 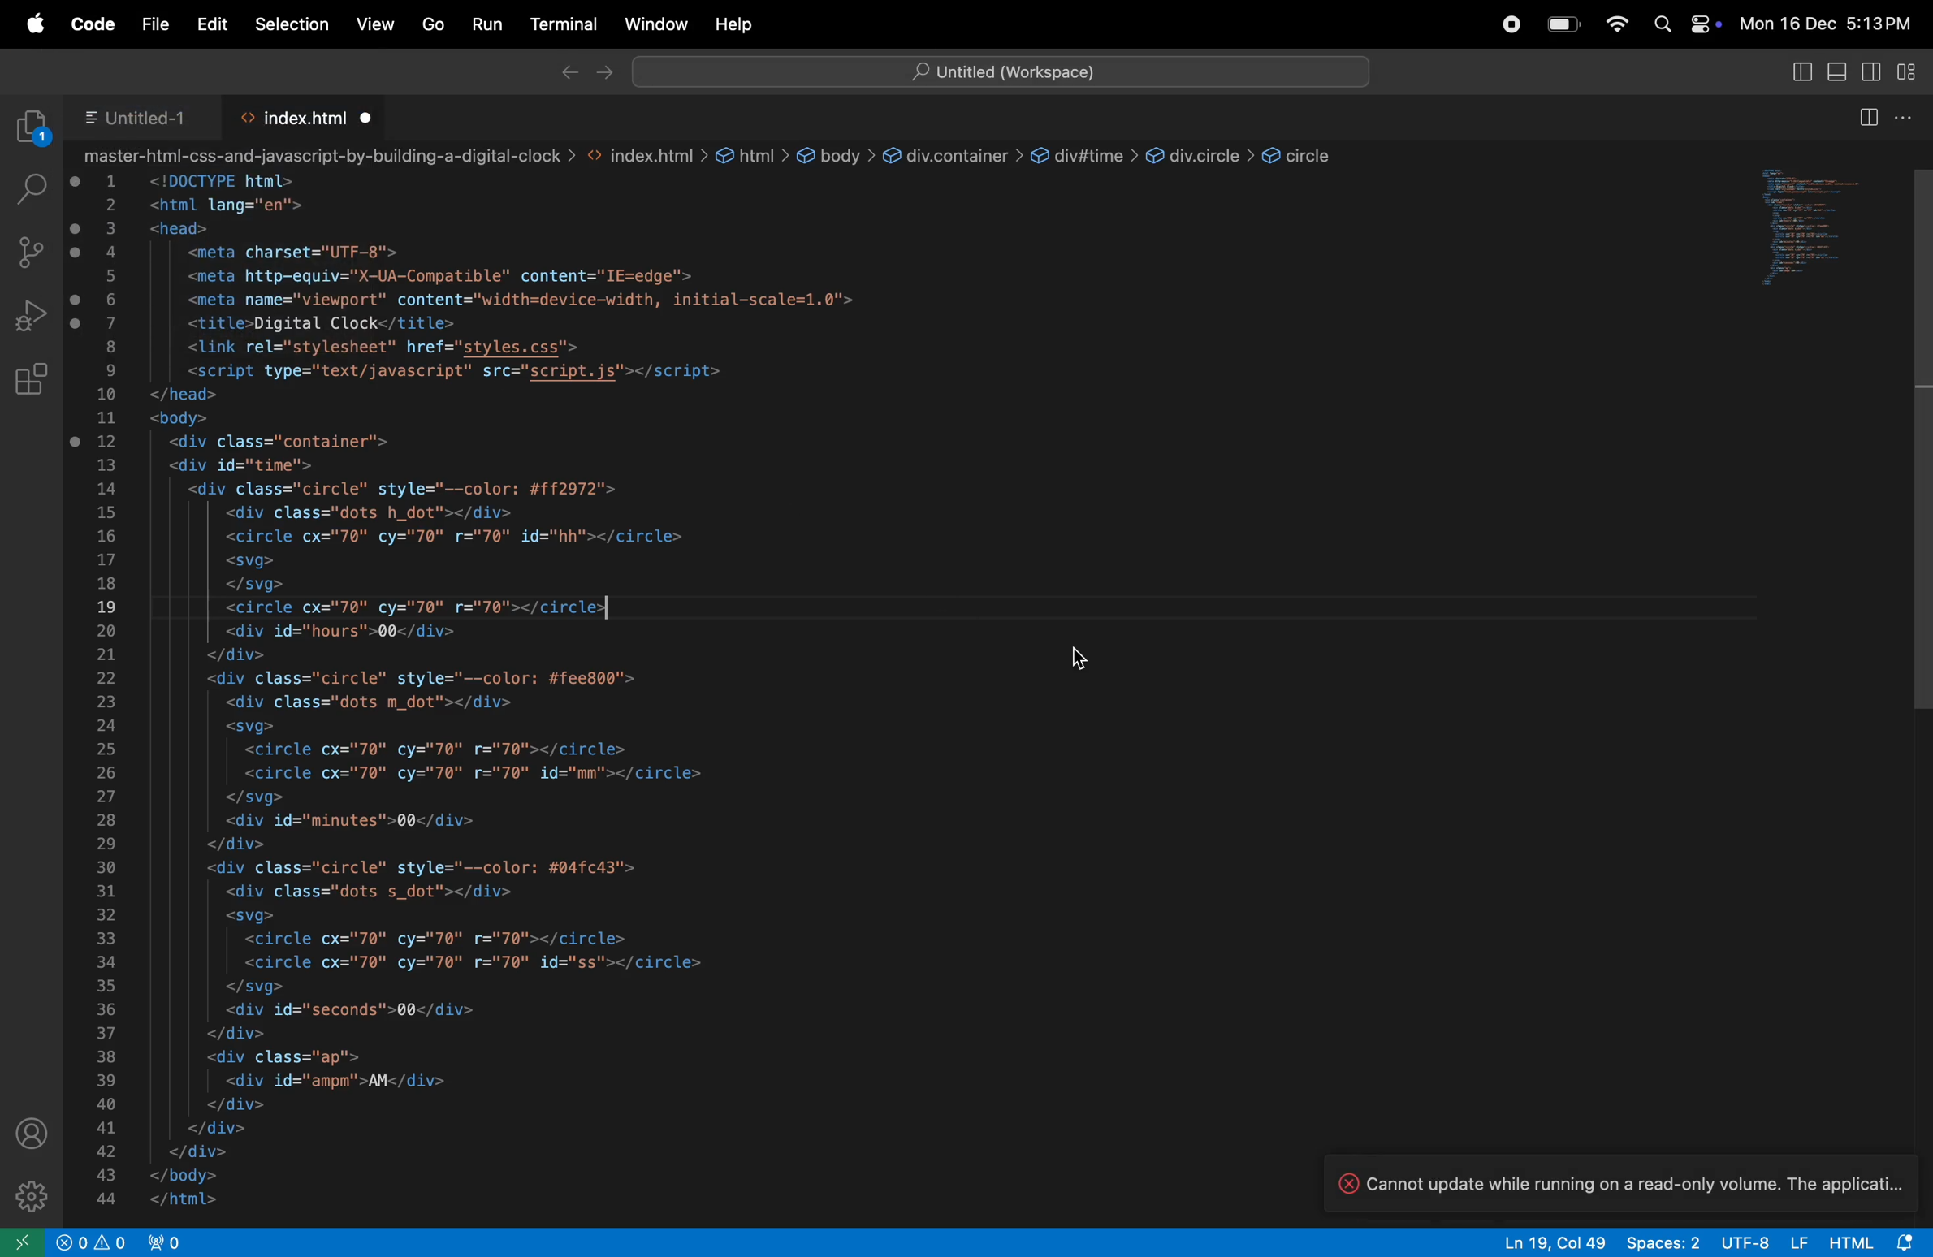 What do you see at coordinates (564, 24) in the screenshot?
I see `terminal` at bounding box center [564, 24].